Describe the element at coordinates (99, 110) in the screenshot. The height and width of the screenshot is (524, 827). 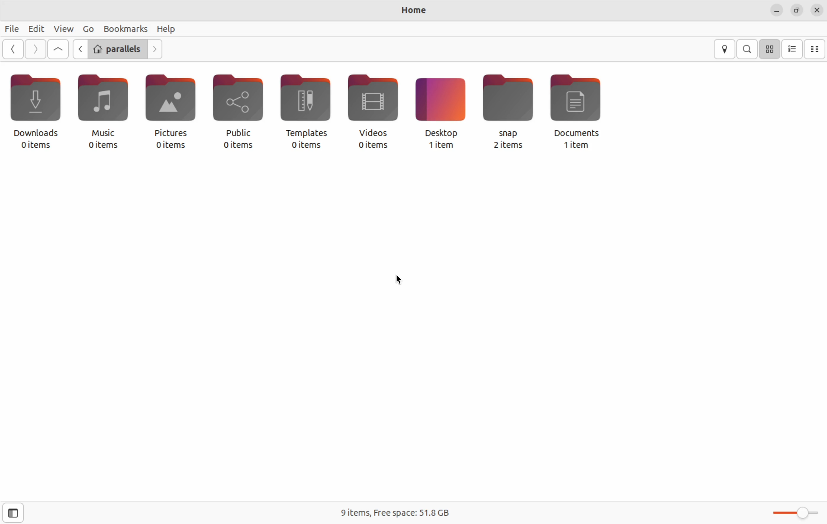
I see `music 0 items` at that location.